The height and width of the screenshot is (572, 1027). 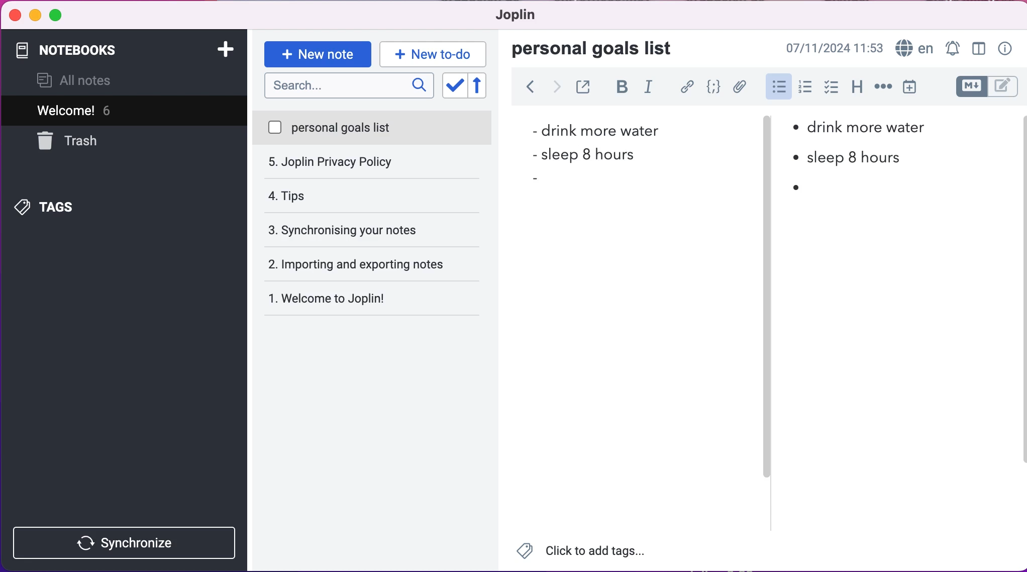 What do you see at coordinates (583, 88) in the screenshot?
I see `toggle external editing` at bounding box center [583, 88].